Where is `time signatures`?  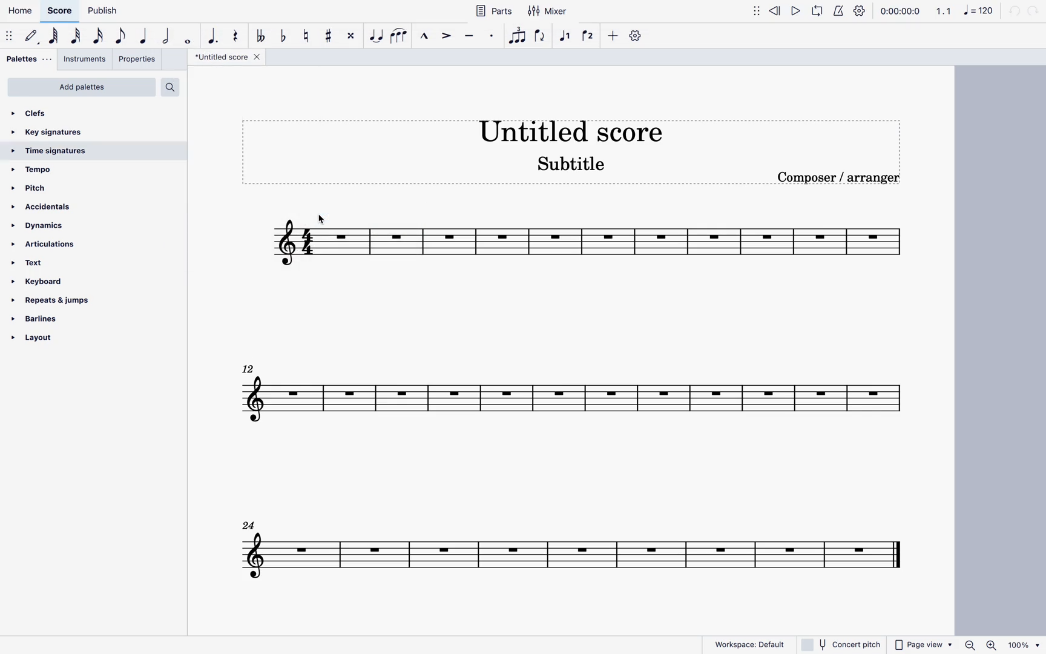
time signatures is located at coordinates (51, 152).